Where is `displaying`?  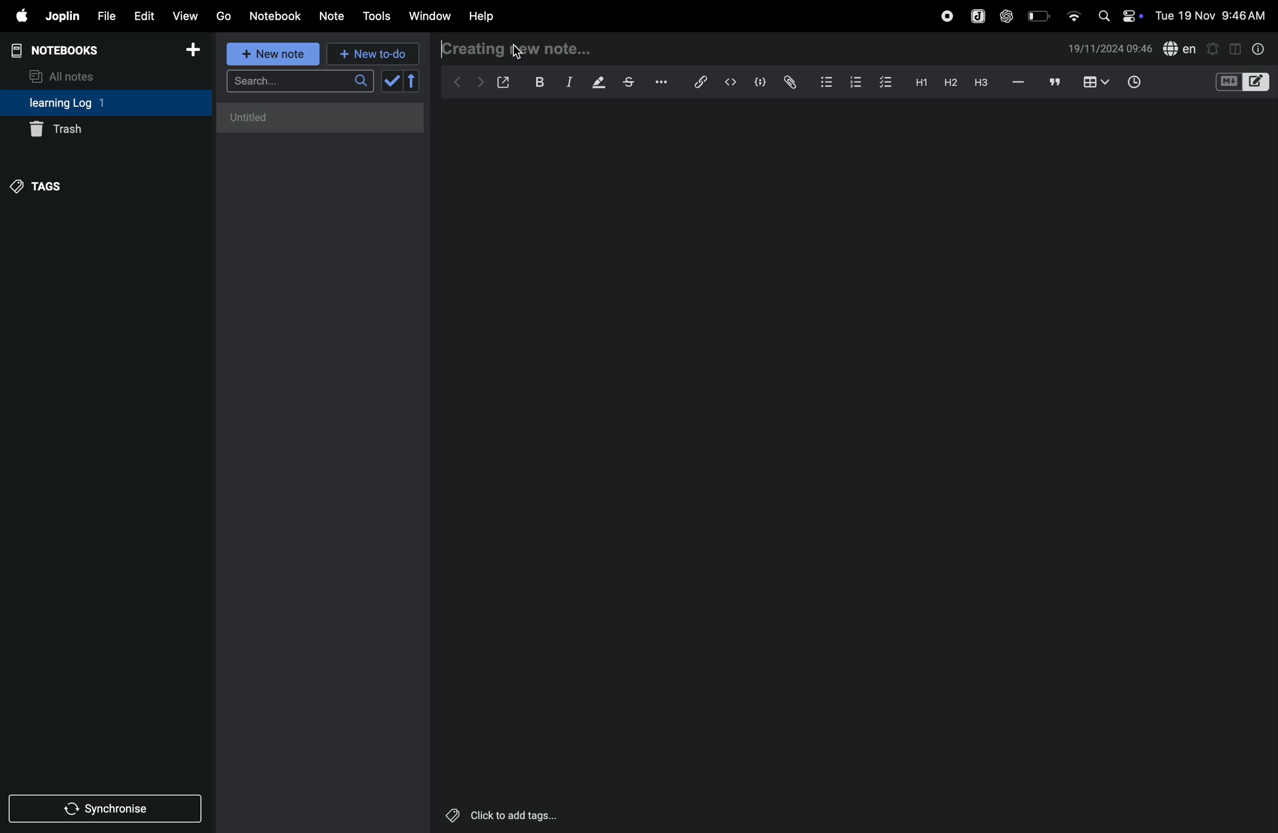
displaying is located at coordinates (599, 83).